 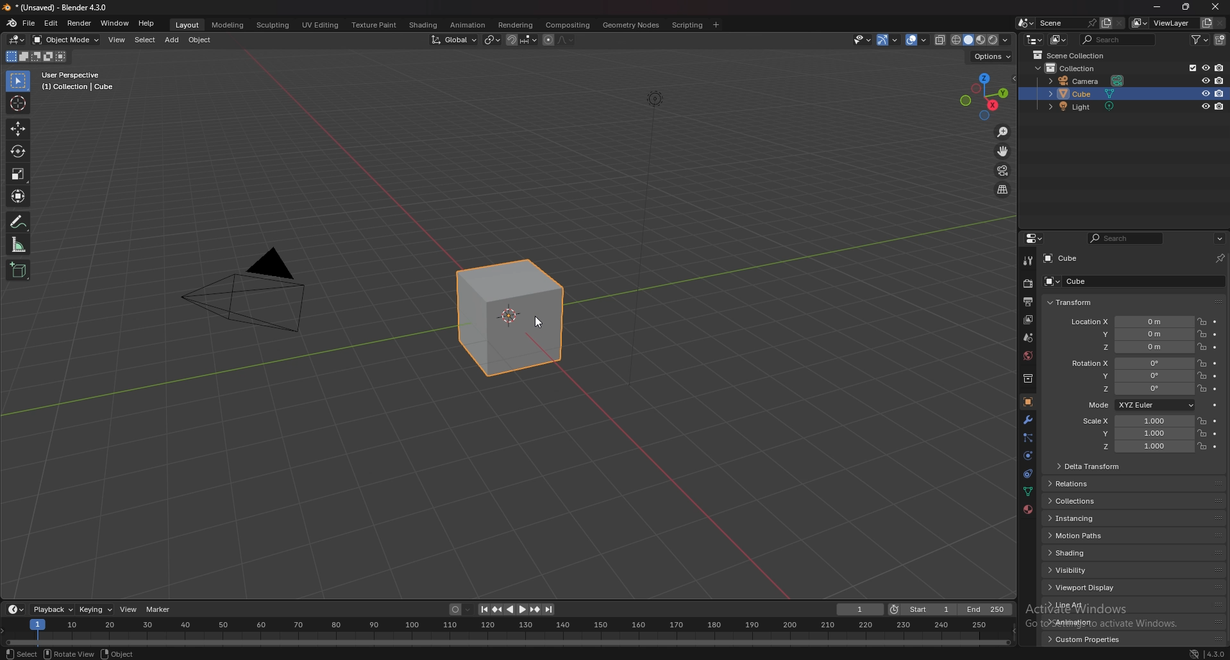 What do you see at coordinates (1202, 421) in the screenshot?
I see `lock location` at bounding box center [1202, 421].